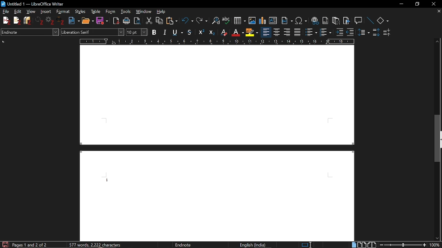 The height and width of the screenshot is (248, 442). What do you see at coordinates (376, 33) in the screenshot?
I see `Increase paragraph spacing` at bounding box center [376, 33].